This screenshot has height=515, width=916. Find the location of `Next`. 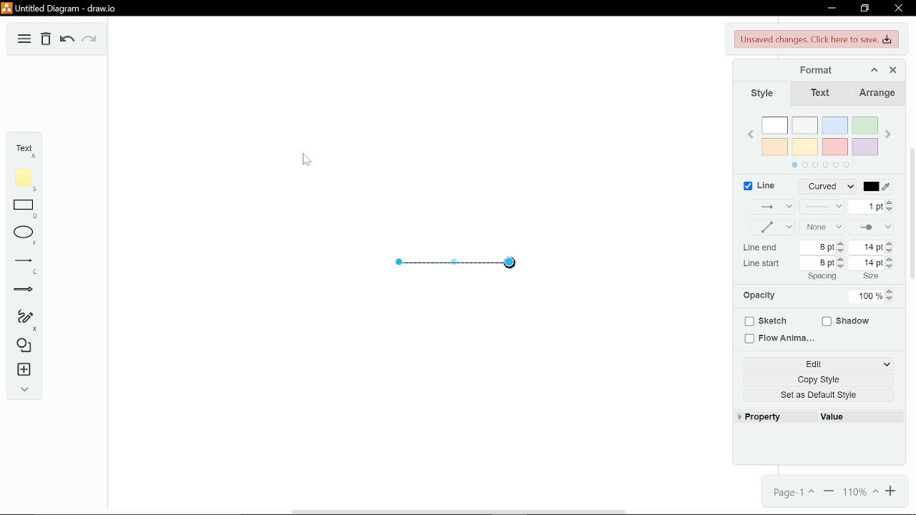

Next is located at coordinates (888, 135).